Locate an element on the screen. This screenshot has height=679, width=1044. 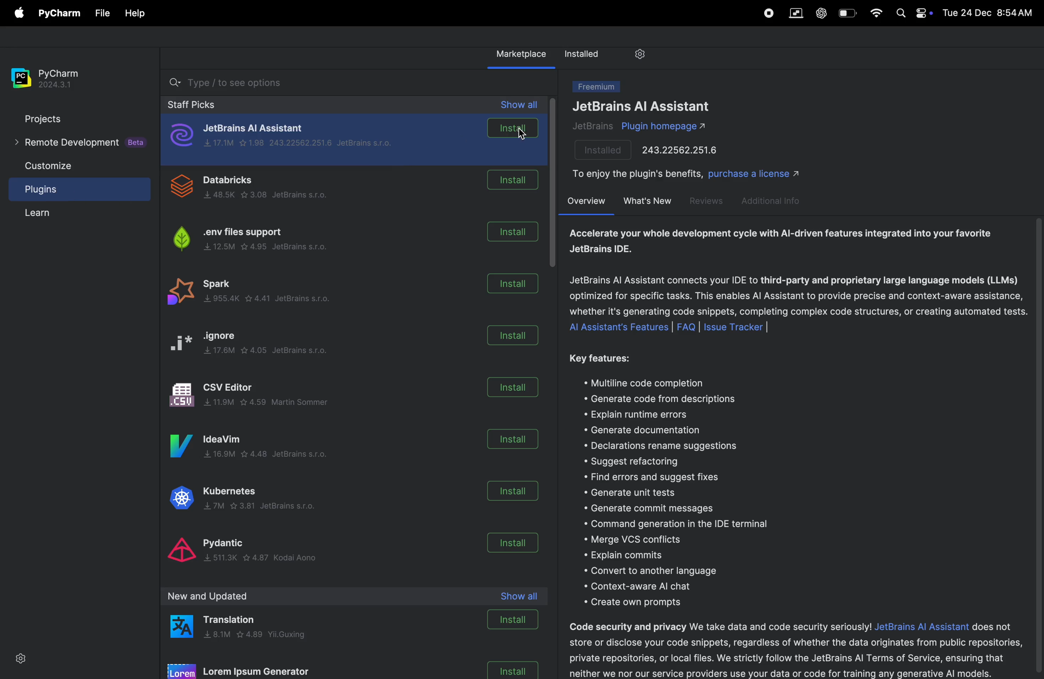
over view is located at coordinates (586, 203).